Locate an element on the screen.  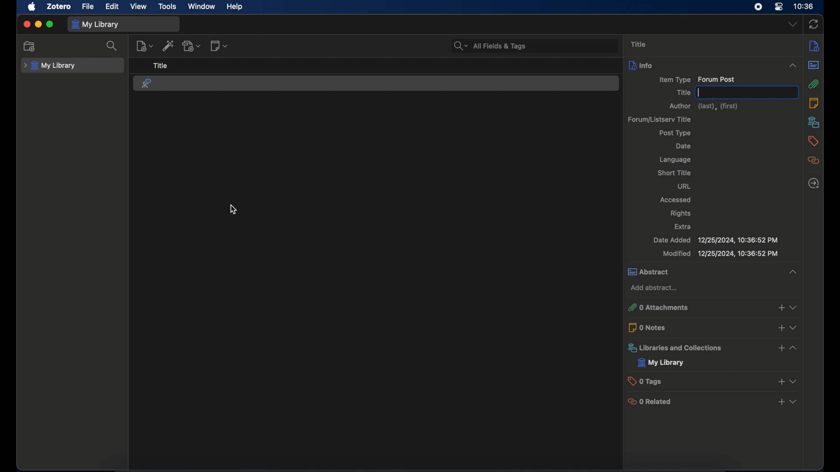
tools is located at coordinates (168, 6).